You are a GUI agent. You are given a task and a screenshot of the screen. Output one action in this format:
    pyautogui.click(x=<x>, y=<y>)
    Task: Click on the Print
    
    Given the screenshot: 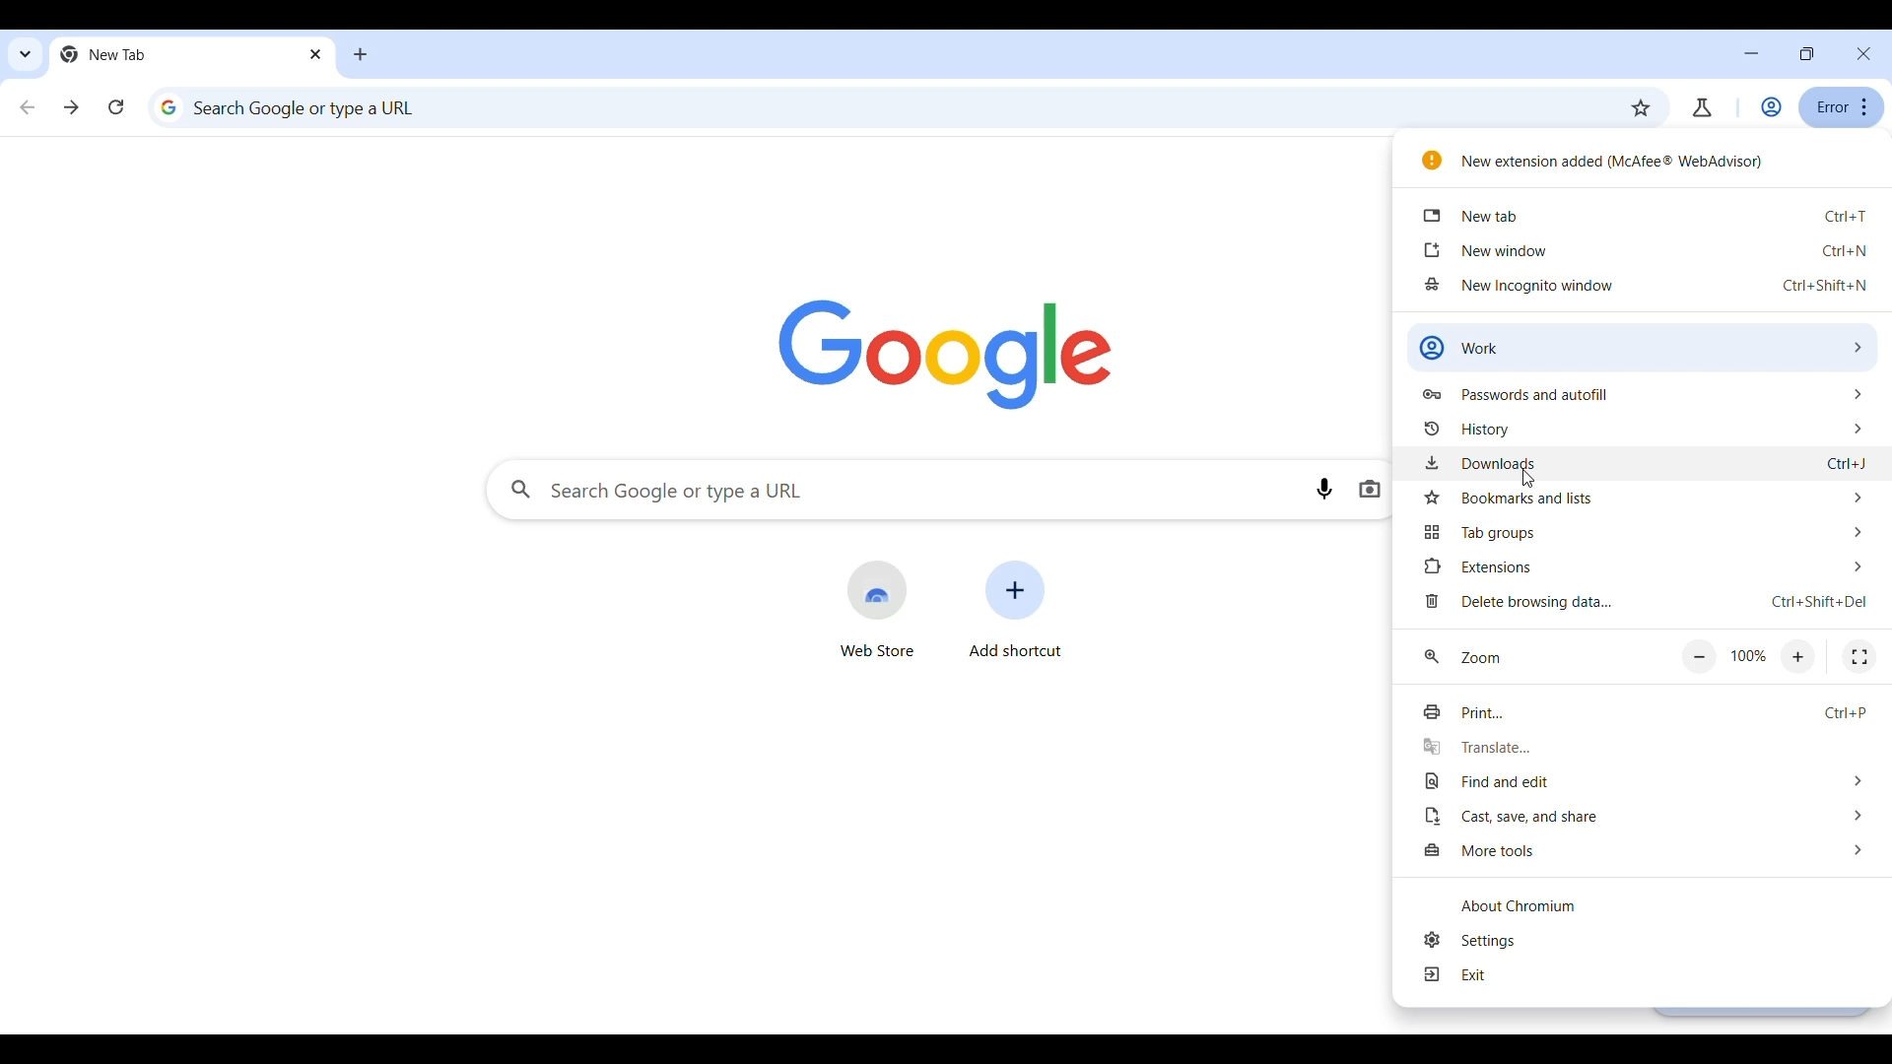 What is the action you would take?
    pyautogui.click(x=1646, y=712)
    